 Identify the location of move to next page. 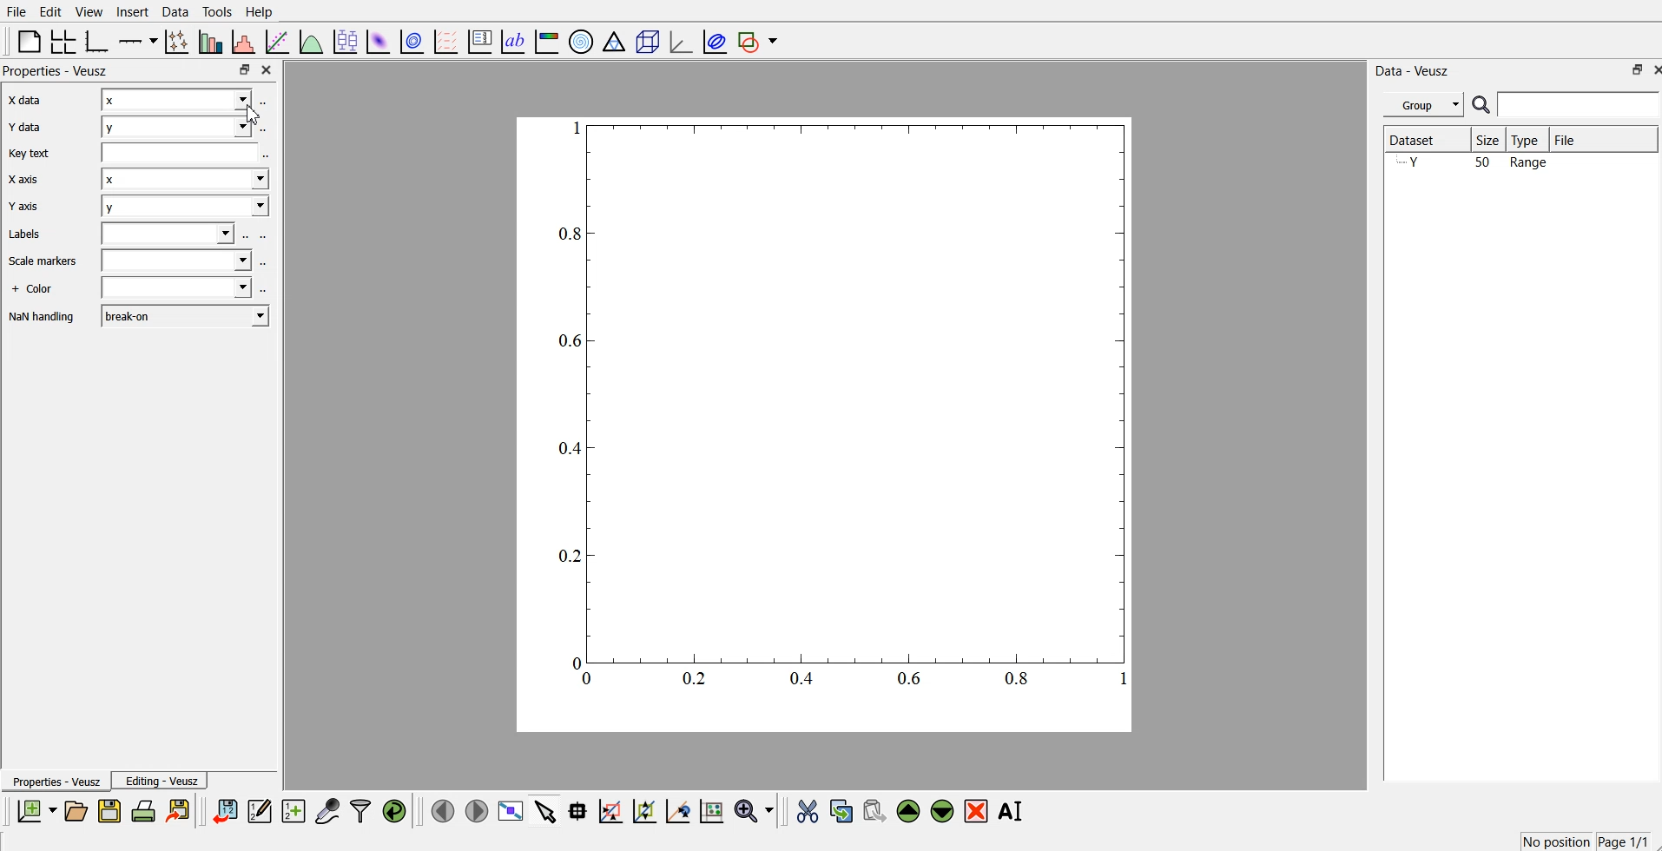
(476, 810).